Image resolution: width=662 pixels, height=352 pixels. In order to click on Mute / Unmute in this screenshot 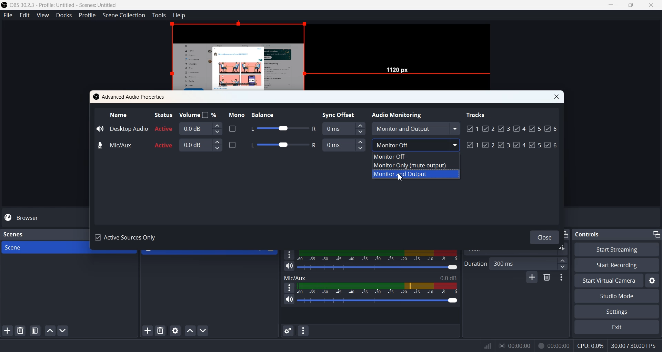, I will do `click(289, 266)`.